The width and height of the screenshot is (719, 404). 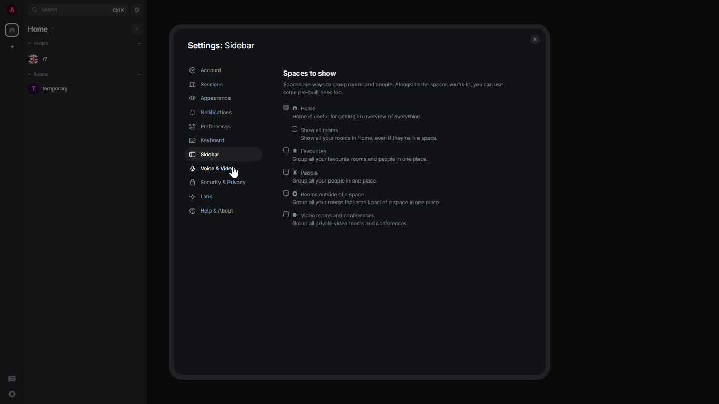 What do you see at coordinates (211, 113) in the screenshot?
I see `notifications` at bounding box center [211, 113].